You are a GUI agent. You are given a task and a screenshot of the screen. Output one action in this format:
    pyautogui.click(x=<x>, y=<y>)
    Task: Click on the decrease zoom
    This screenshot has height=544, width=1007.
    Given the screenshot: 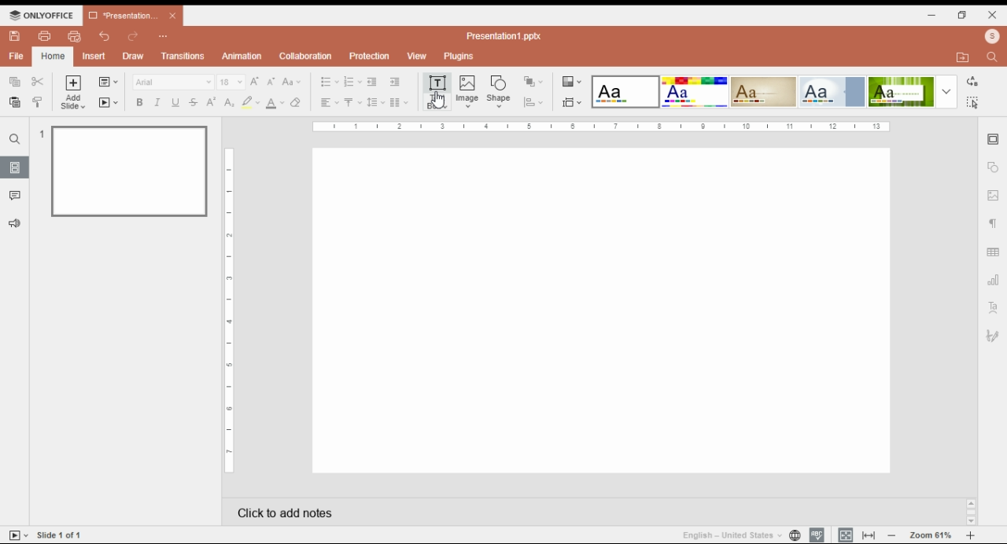 What is the action you would take?
    pyautogui.click(x=892, y=535)
    